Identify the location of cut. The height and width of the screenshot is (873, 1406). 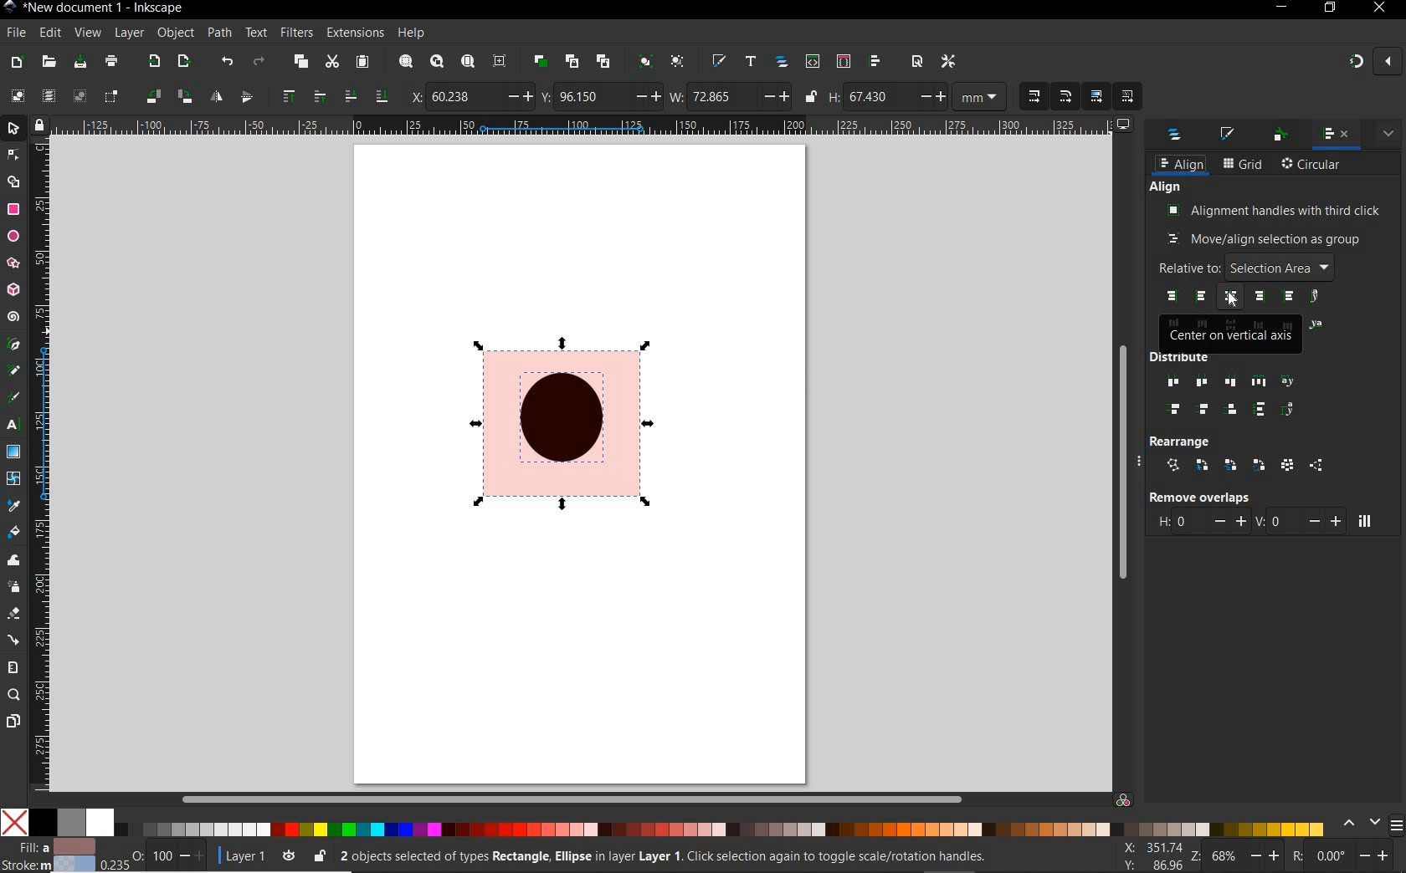
(332, 61).